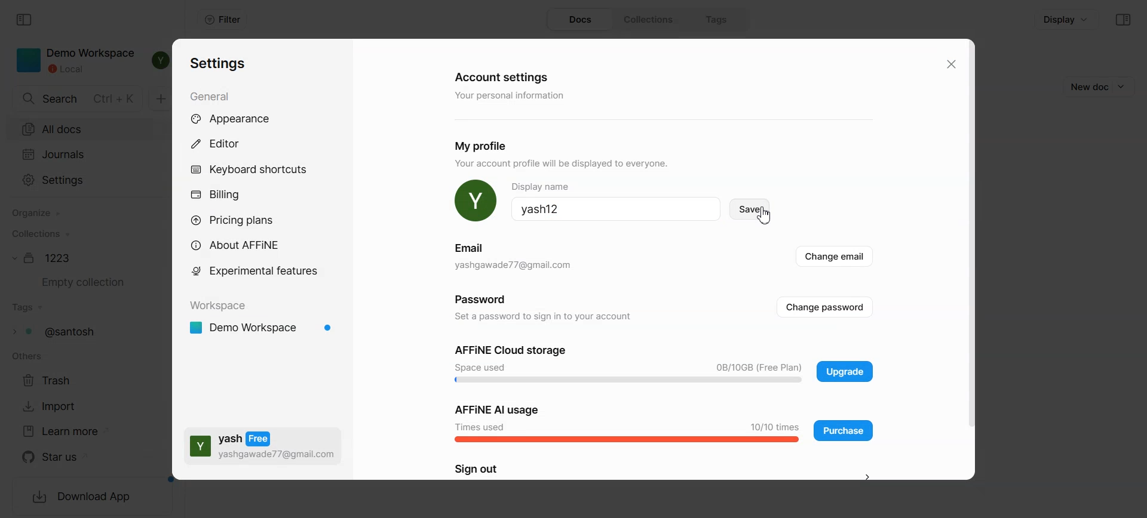  What do you see at coordinates (666, 470) in the screenshot?
I see `Sign out ` at bounding box center [666, 470].